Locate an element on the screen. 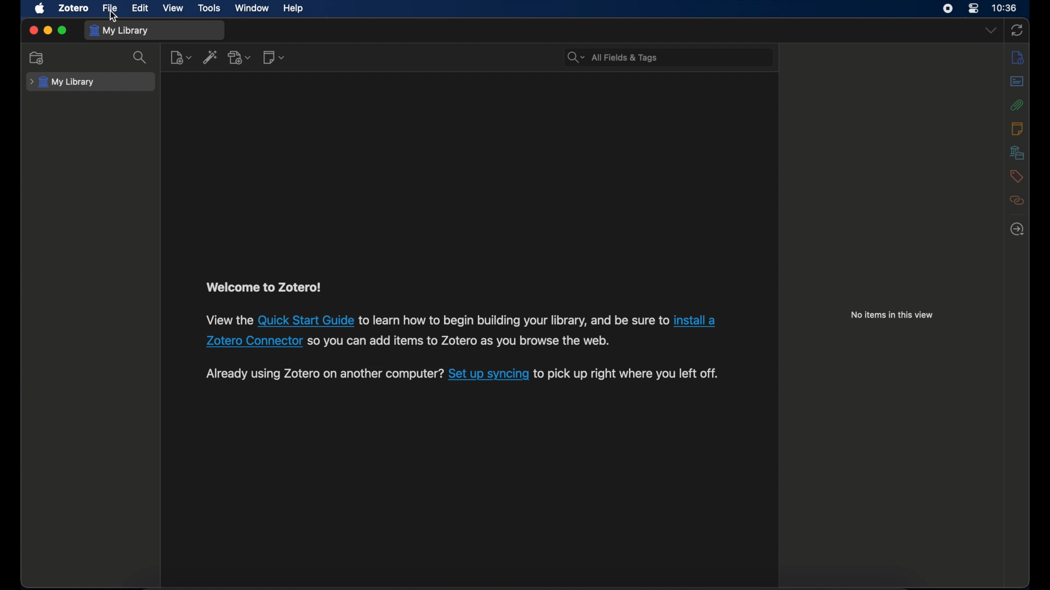 This screenshot has height=590, width=1050. new collection is located at coordinates (37, 58).